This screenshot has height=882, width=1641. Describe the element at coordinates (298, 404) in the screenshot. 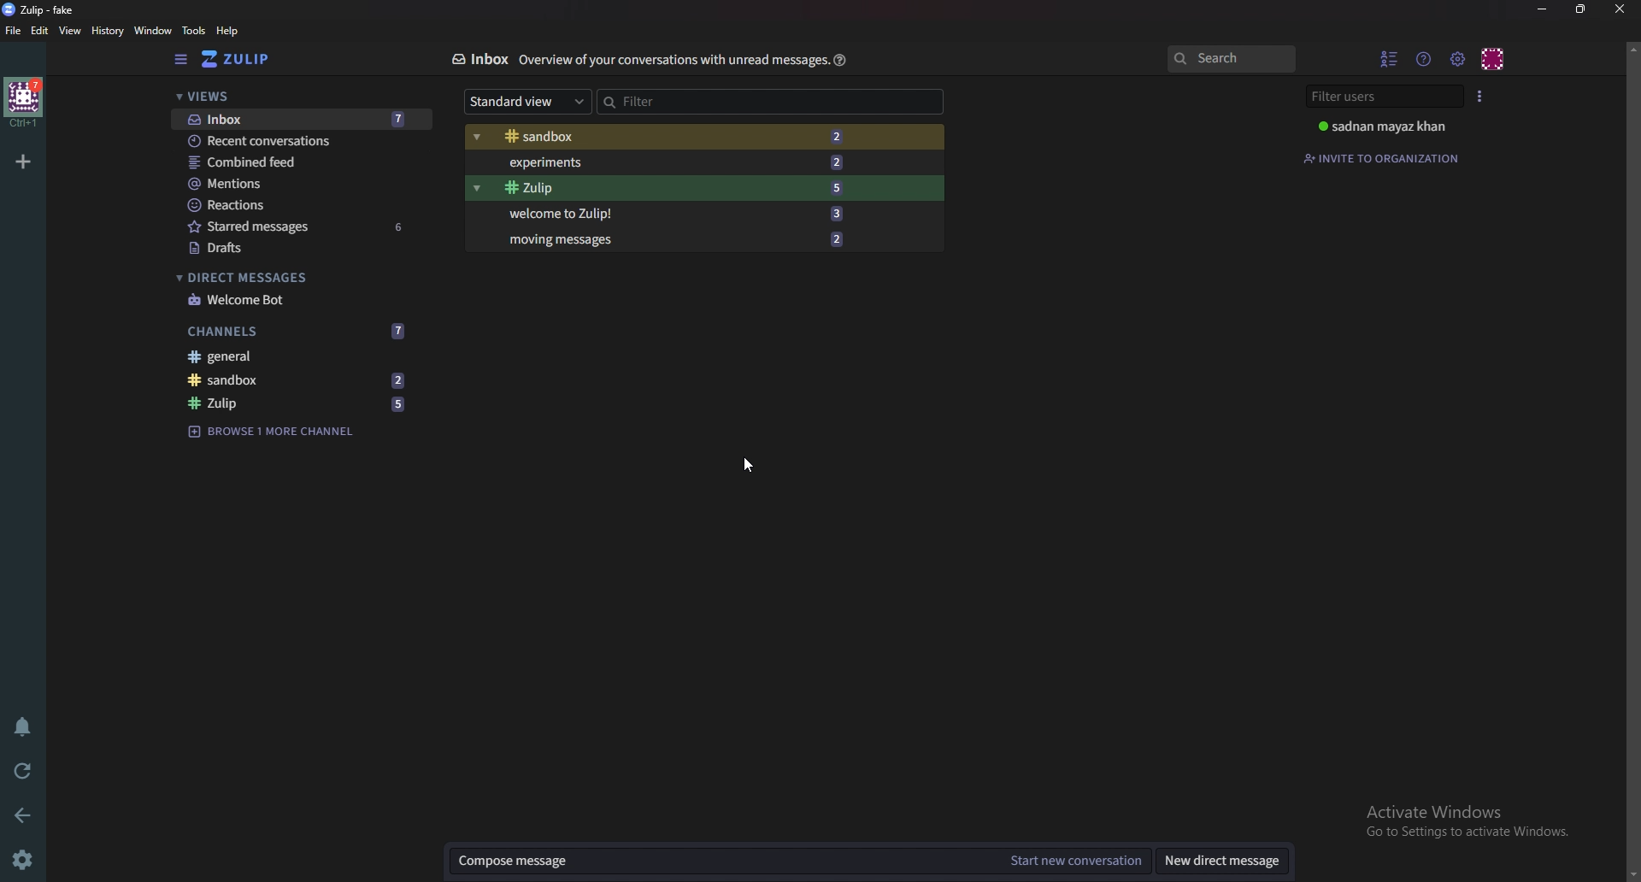

I see `Zulip` at that location.